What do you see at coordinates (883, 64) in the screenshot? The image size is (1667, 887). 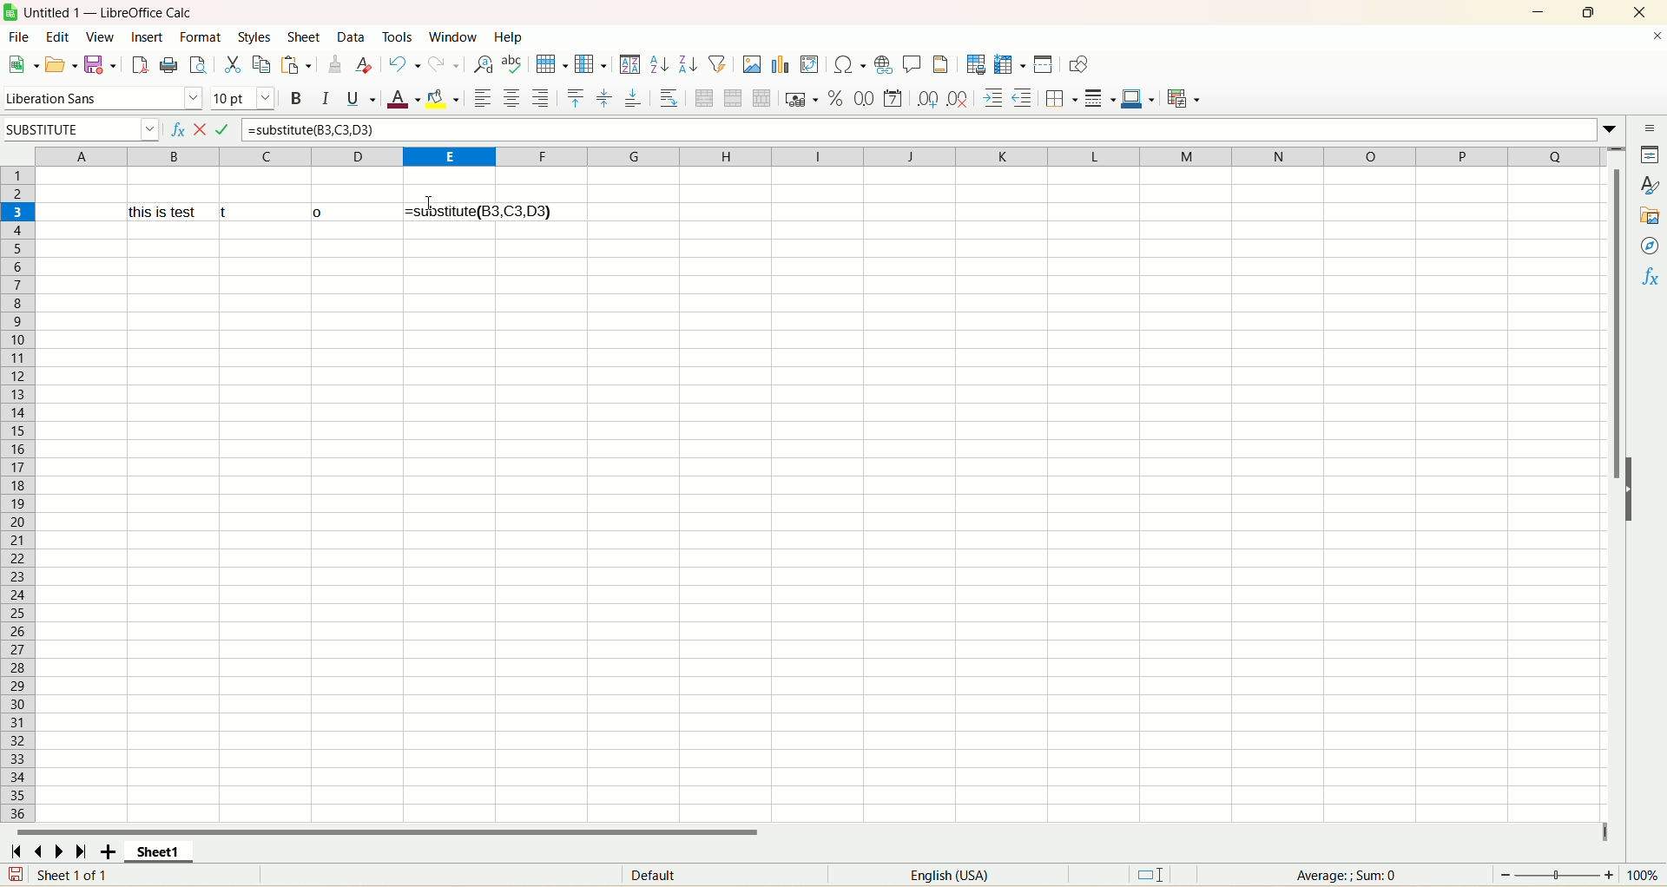 I see `insert hyperlink` at bounding box center [883, 64].